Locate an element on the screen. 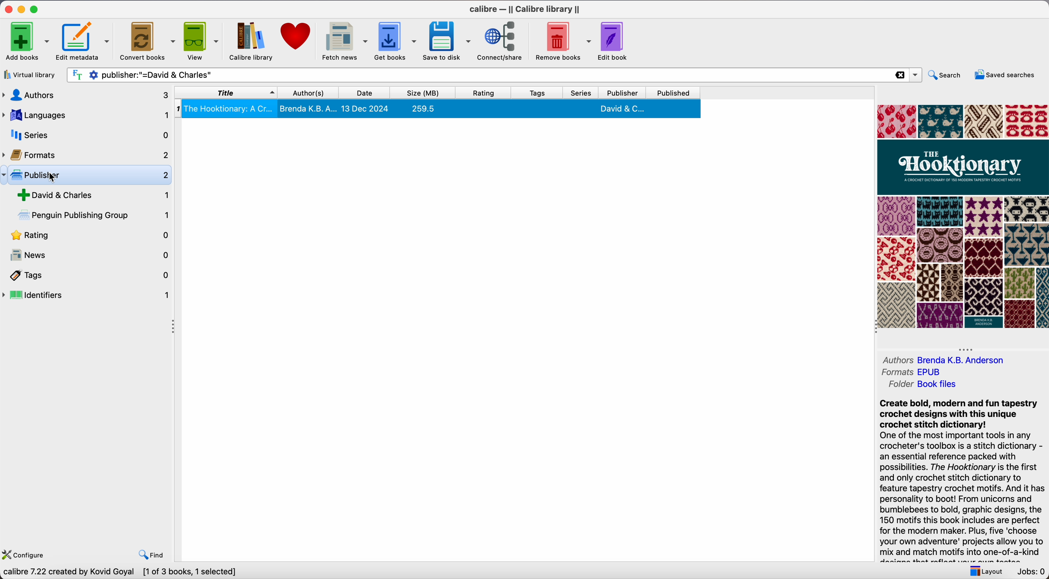  click on publicher options is located at coordinates (88, 176).